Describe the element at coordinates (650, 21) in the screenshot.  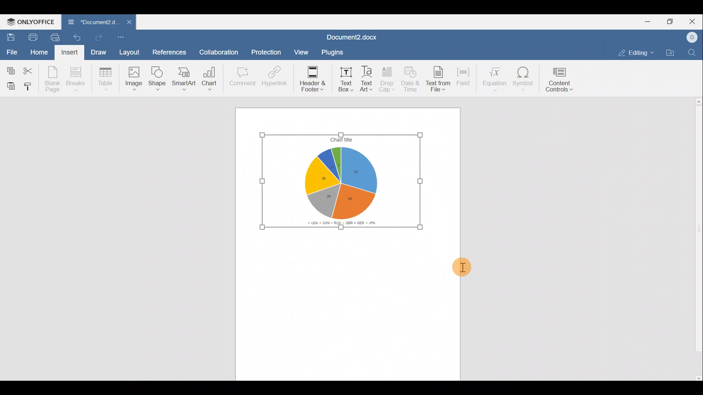
I see `Minimize` at that location.